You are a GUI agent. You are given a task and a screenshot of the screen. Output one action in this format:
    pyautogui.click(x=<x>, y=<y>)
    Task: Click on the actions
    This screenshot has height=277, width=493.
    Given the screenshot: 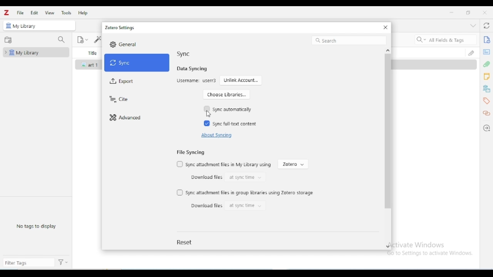 What is the action you would take?
    pyautogui.click(x=63, y=262)
    